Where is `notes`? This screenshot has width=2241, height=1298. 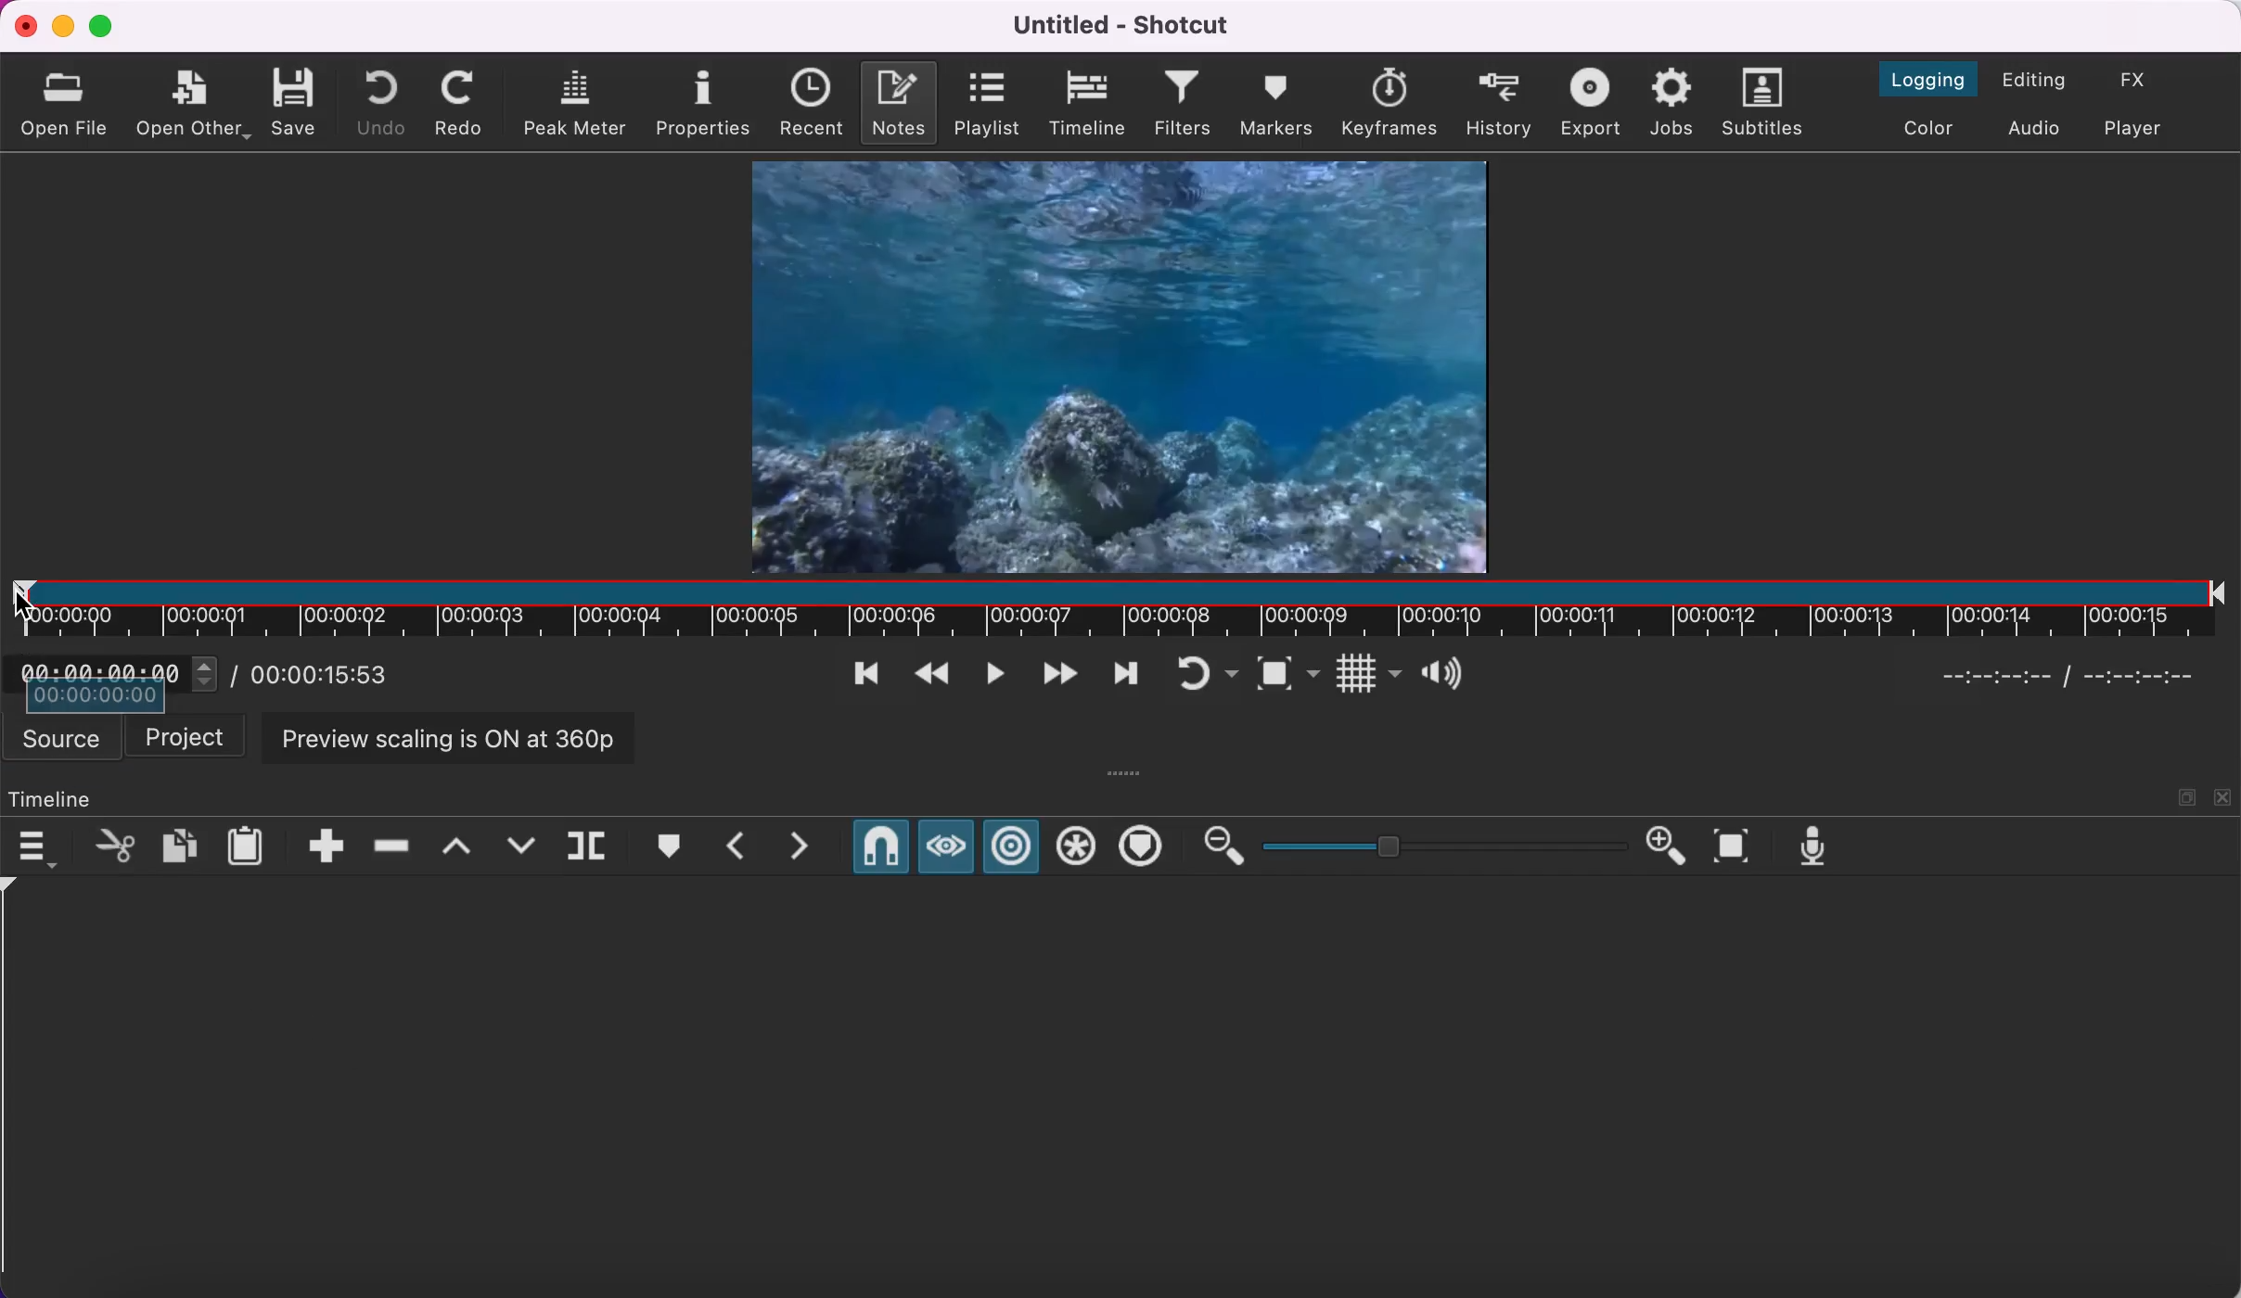
notes is located at coordinates (901, 102).